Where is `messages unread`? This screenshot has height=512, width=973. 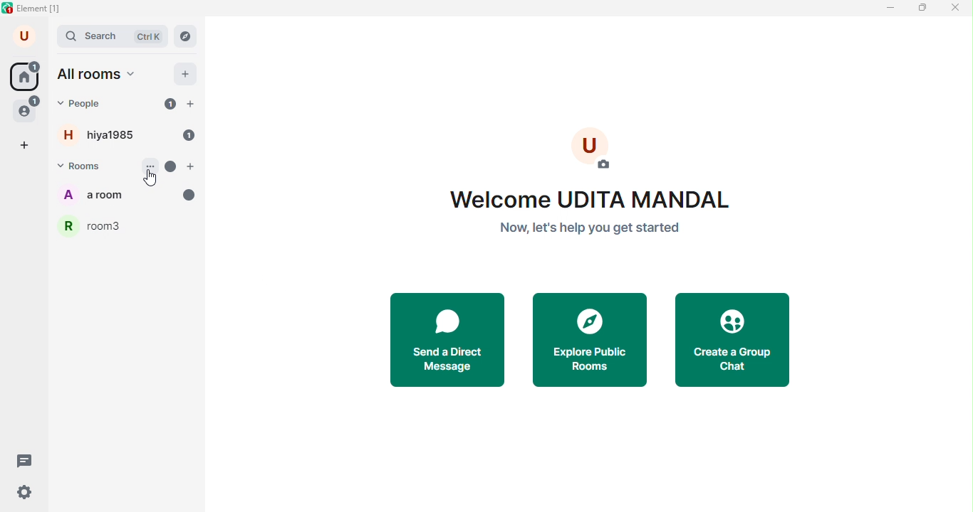
messages unread is located at coordinates (187, 195).